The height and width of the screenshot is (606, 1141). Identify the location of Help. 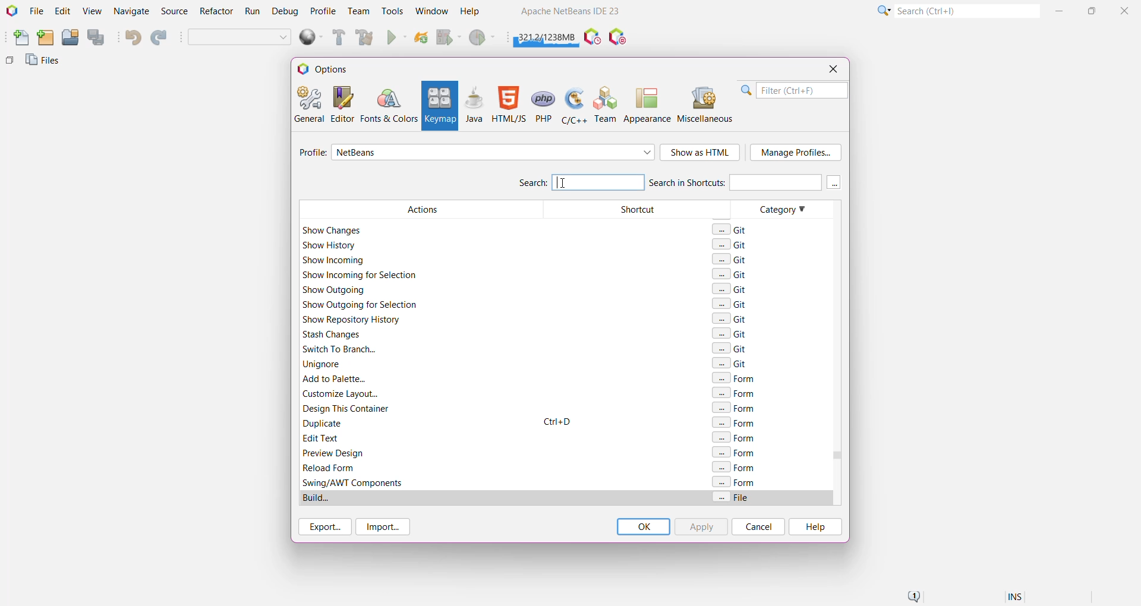
(814, 527).